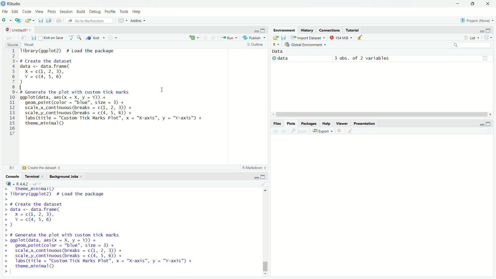 Image resolution: width=496 pixels, height=279 pixels. Describe the element at coordinates (15, 4) in the screenshot. I see `RStudio` at that location.